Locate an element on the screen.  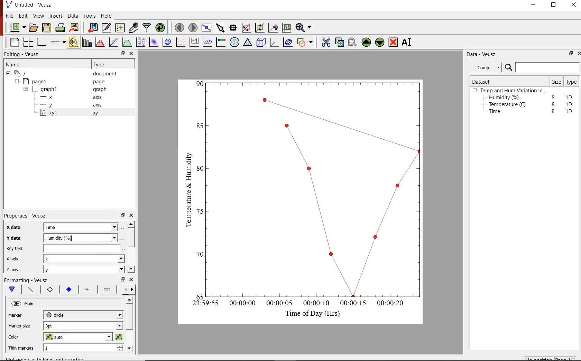
Temperature (C) is located at coordinates (509, 105).